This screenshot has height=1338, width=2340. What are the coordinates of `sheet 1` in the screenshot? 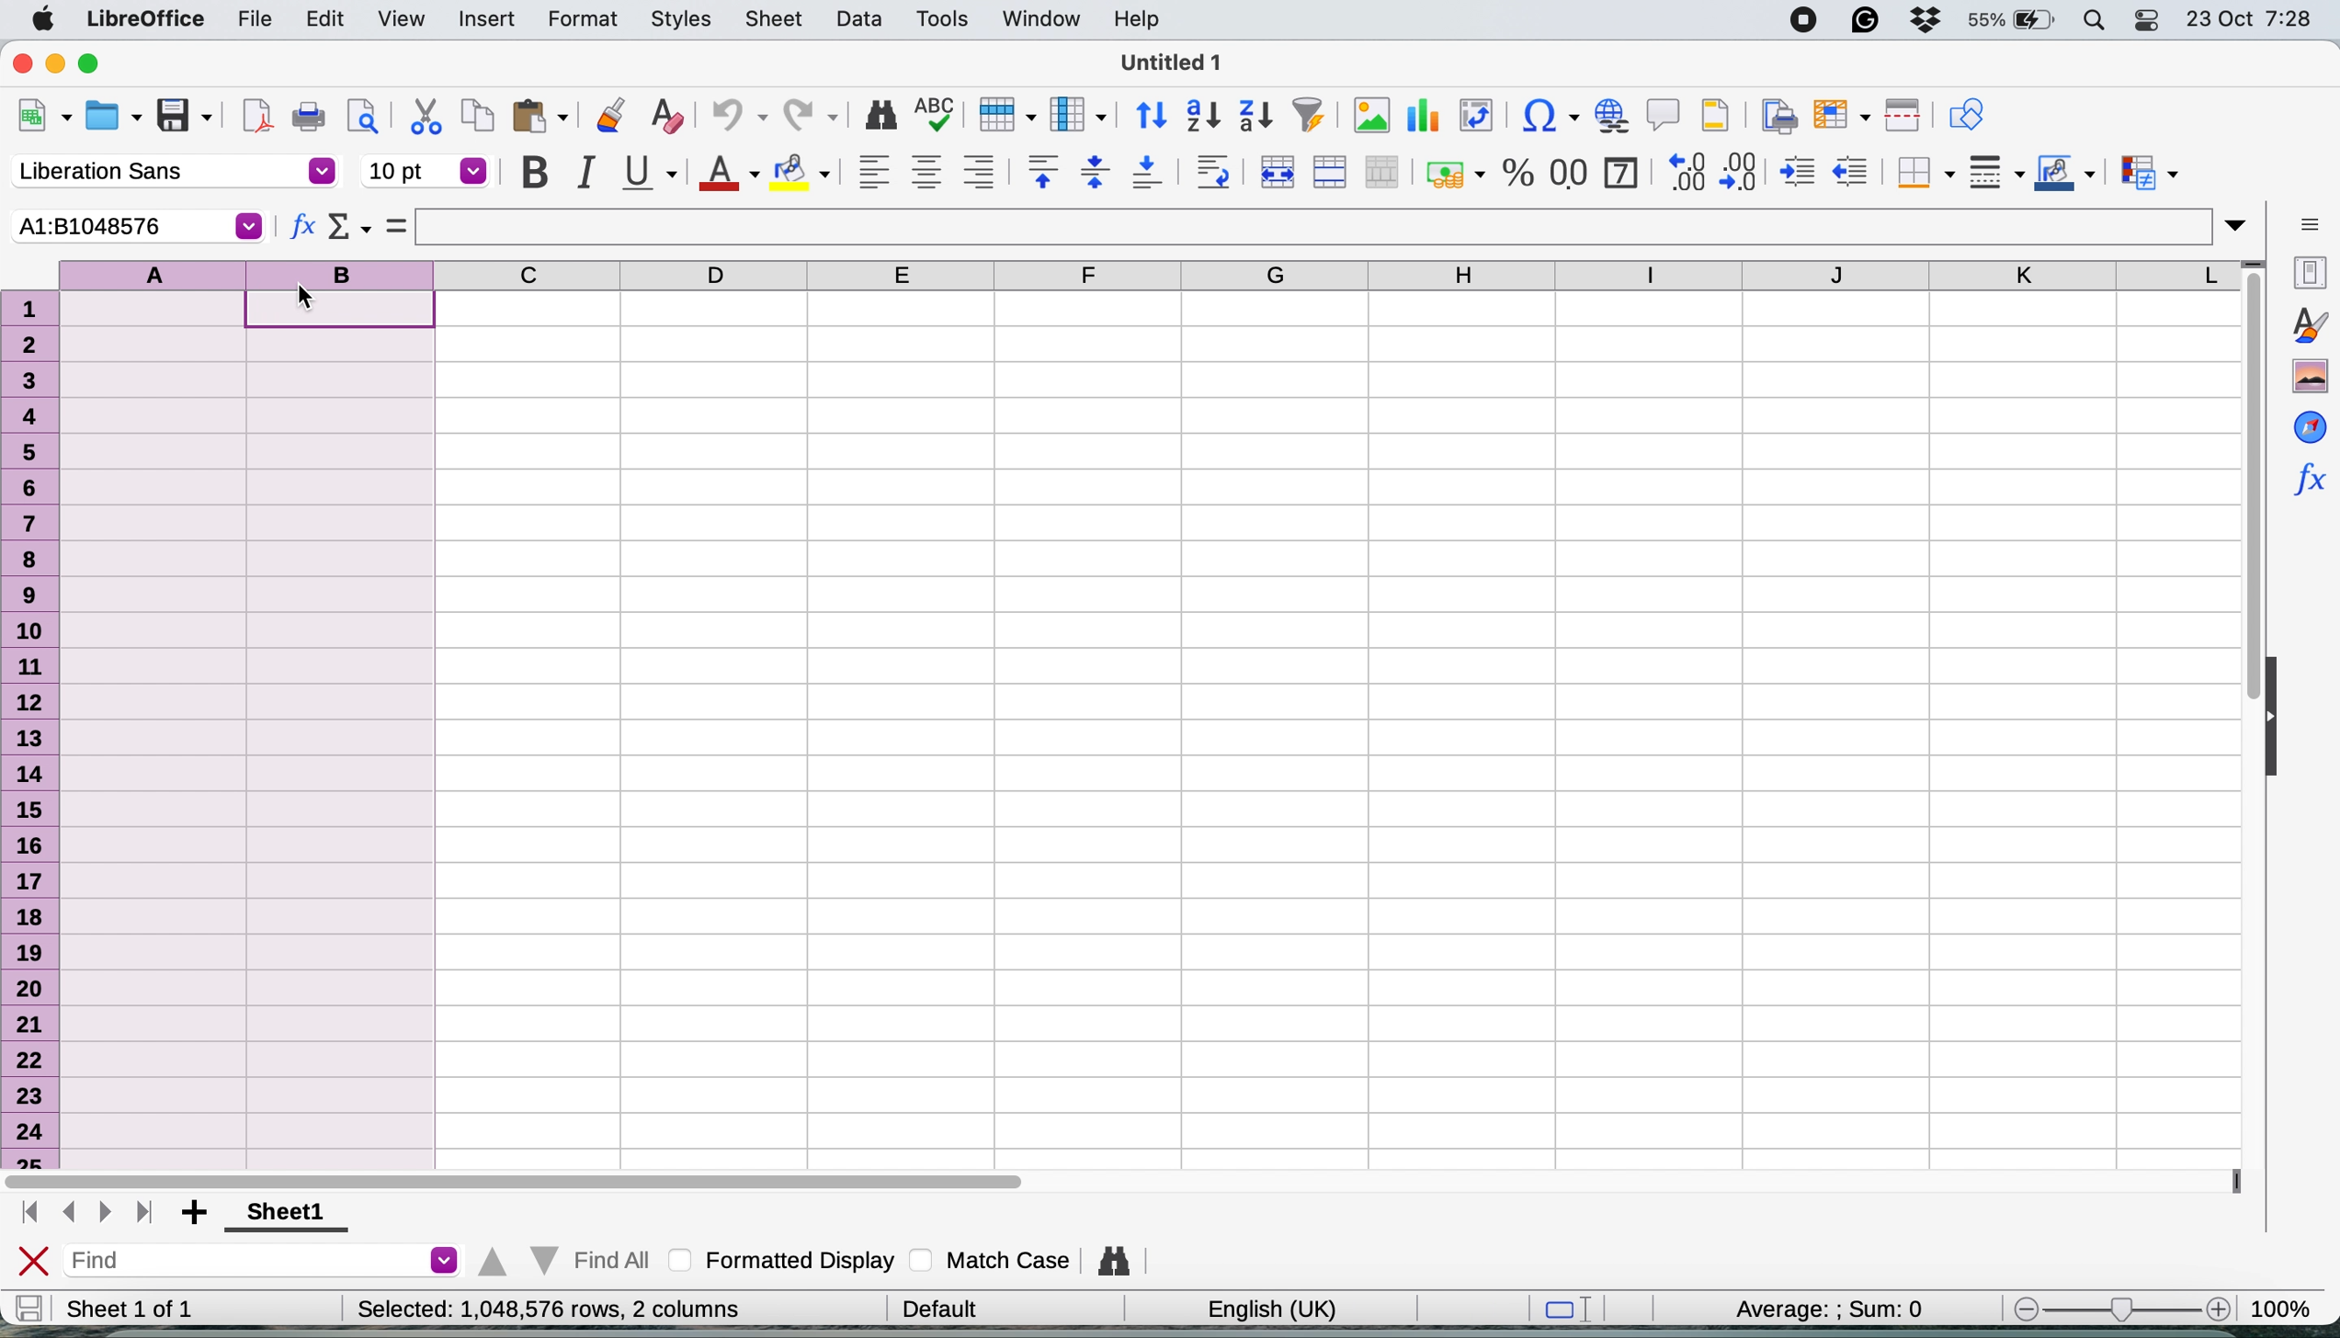 It's located at (290, 1212).